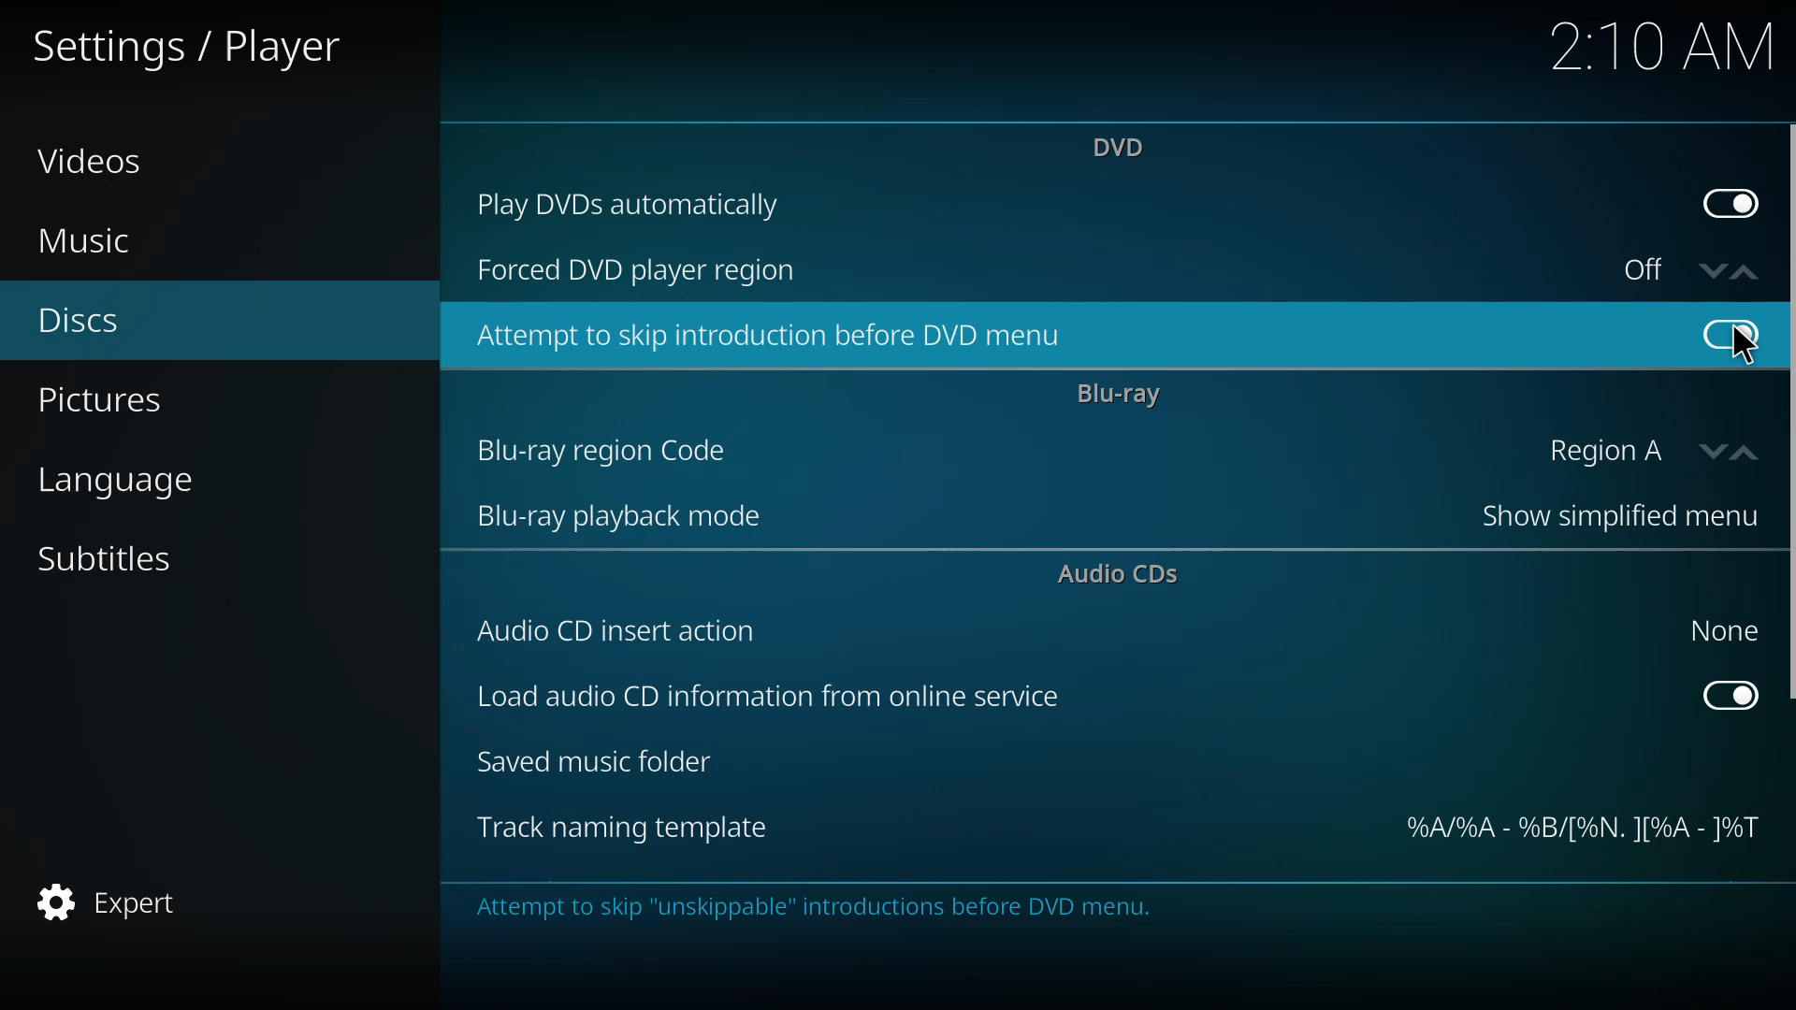 The image size is (1796, 1010). What do you see at coordinates (93, 160) in the screenshot?
I see `videos` at bounding box center [93, 160].